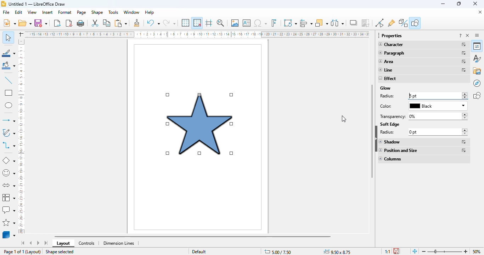 Image resolution: width=484 pixels, height=255 pixels. Describe the element at coordinates (415, 23) in the screenshot. I see `show draw functions` at that location.